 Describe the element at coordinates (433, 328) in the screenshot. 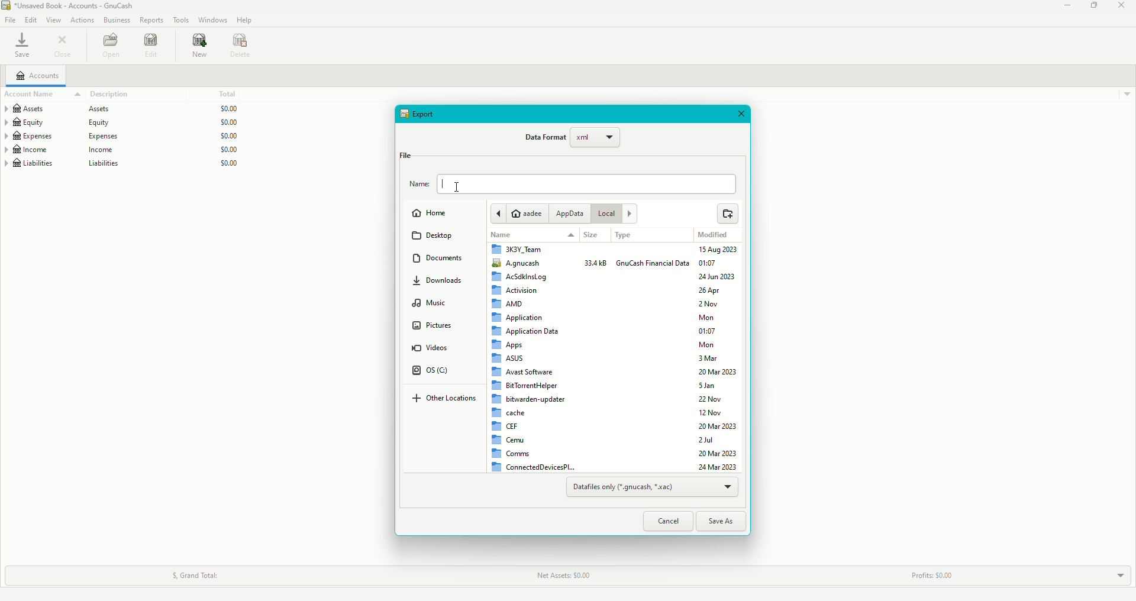

I see `Pictures` at that location.